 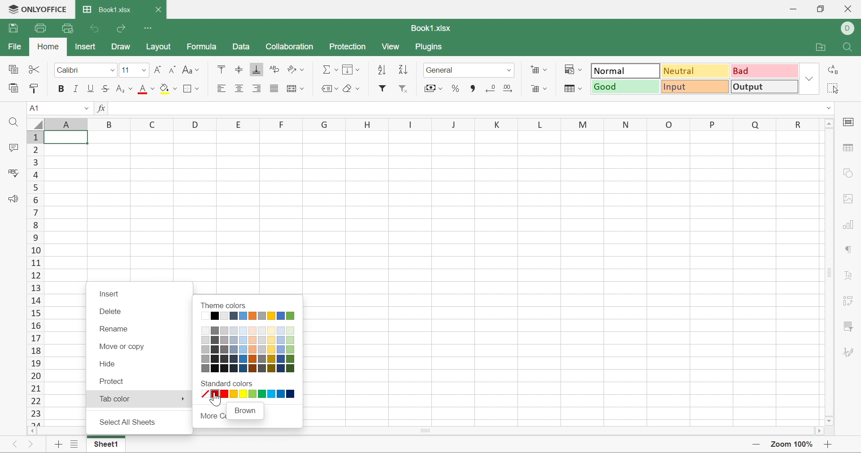 What do you see at coordinates (172, 70) in the screenshot?
I see `Decrease font size` at bounding box center [172, 70].